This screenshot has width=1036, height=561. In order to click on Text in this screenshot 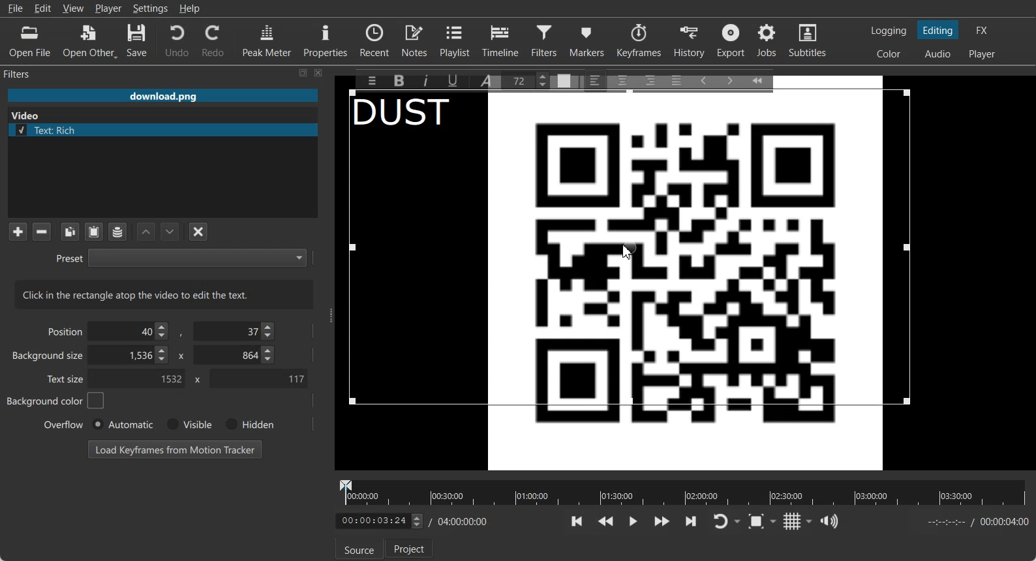, I will do `click(164, 294)`.